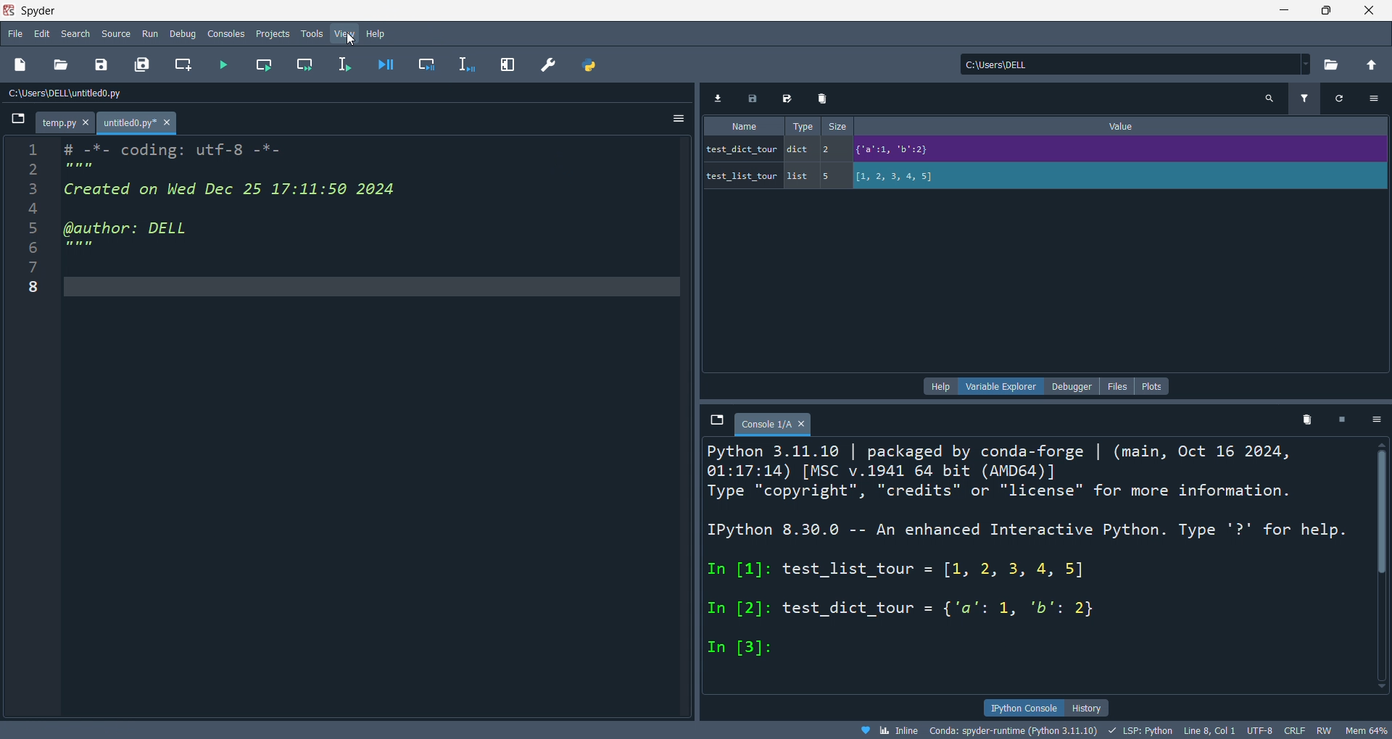  I want to click on memory usage, so click(1366, 730).